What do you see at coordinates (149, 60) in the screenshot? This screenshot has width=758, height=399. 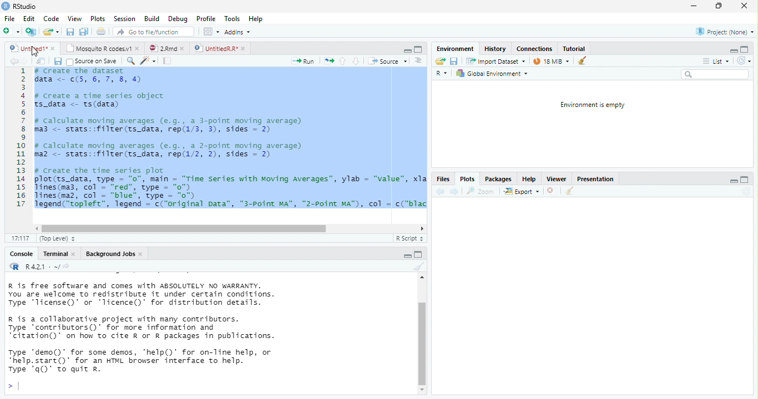 I see `code tool` at bounding box center [149, 60].